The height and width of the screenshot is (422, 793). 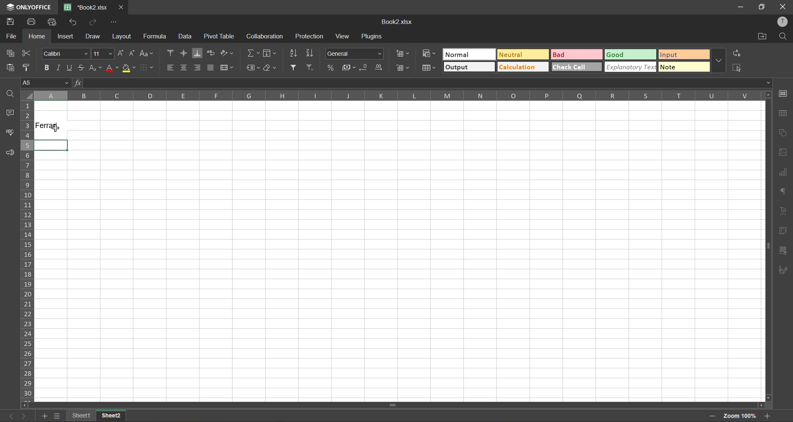 What do you see at coordinates (310, 37) in the screenshot?
I see `protection` at bounding box center [310, 37].